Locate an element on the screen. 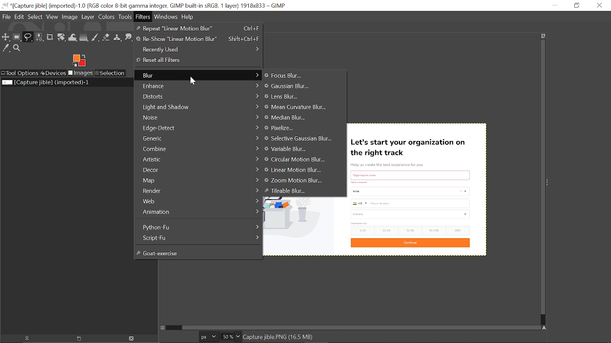 This screenshot has width=611, height=343. restore down is located at coordinates (576, 5).